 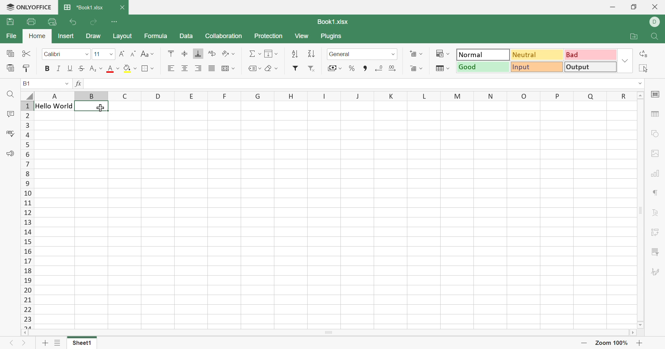 I want to click on Zoom in, so click(x=640, y=344).